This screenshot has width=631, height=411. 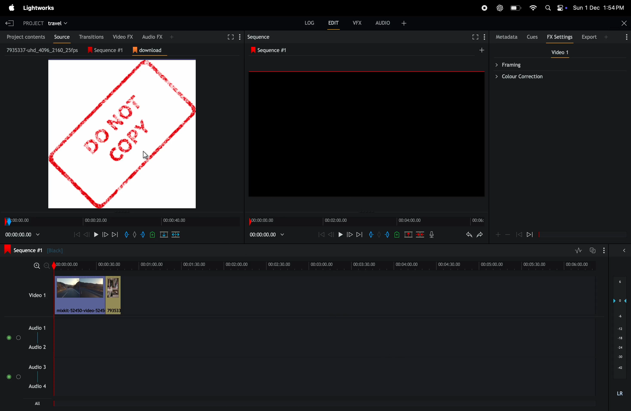 What do you see at coordinates (327, 266) in the screenshot?
I see `timef frame` at bounding box center [327, 266].